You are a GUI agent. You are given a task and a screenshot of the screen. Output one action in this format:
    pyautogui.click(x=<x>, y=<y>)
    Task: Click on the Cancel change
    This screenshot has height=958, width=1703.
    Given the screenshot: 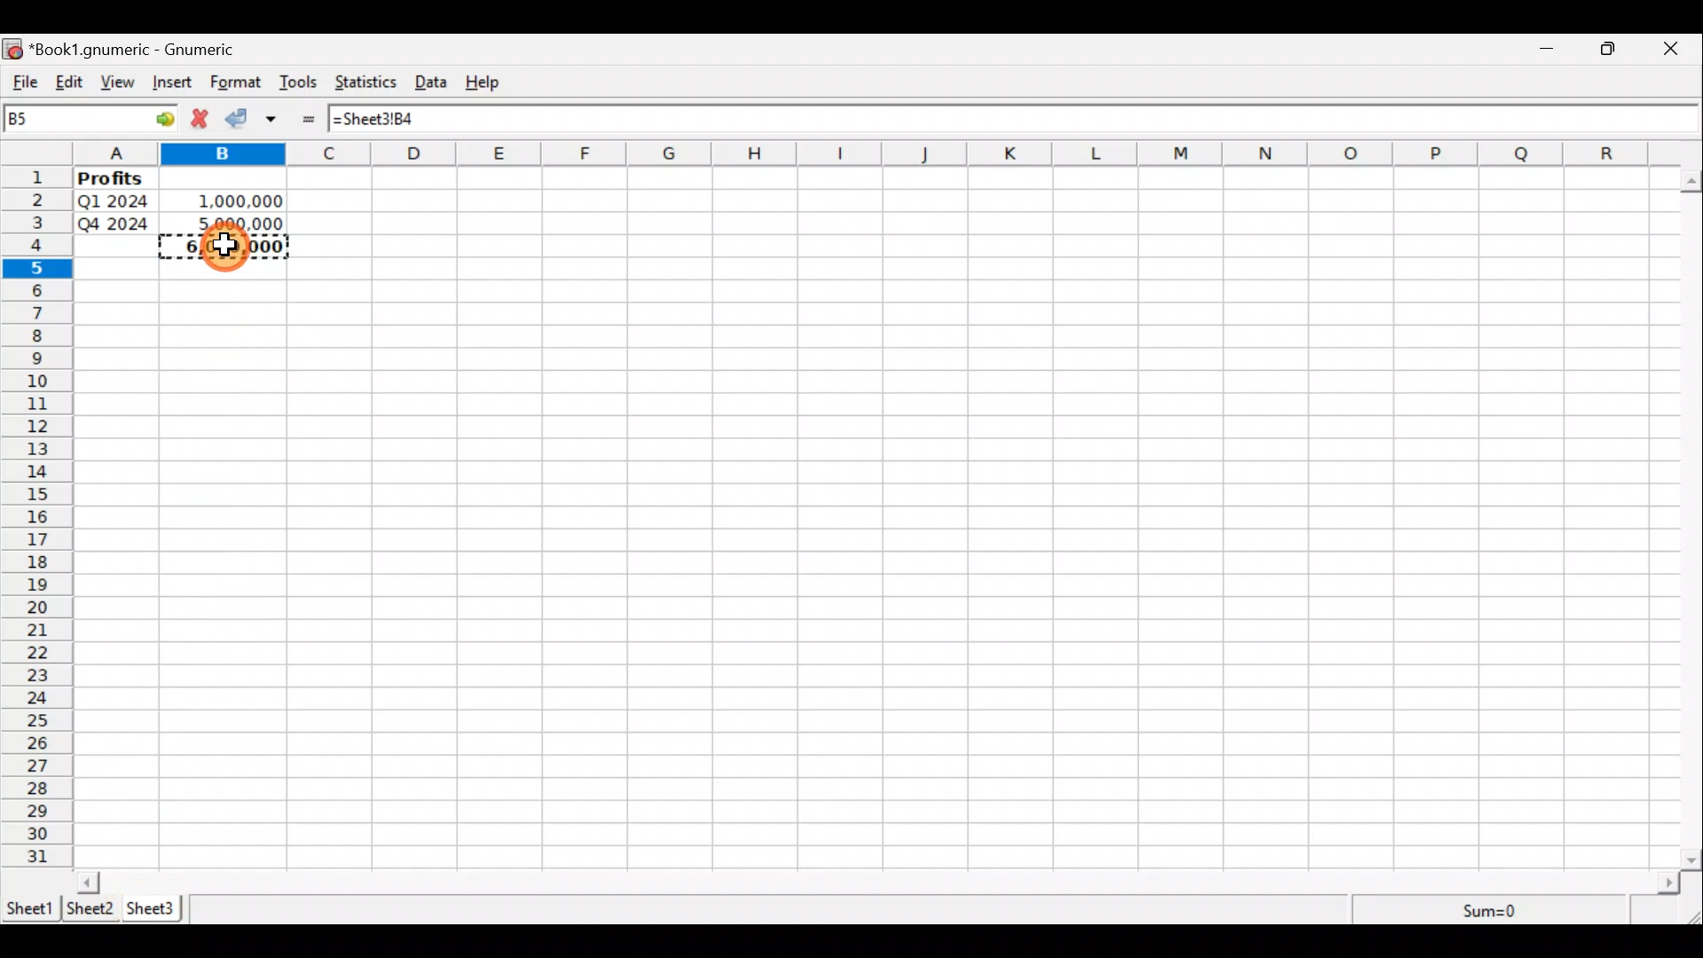 What is the action you would take?
    pyautogui.click(x=203, y=121)
    